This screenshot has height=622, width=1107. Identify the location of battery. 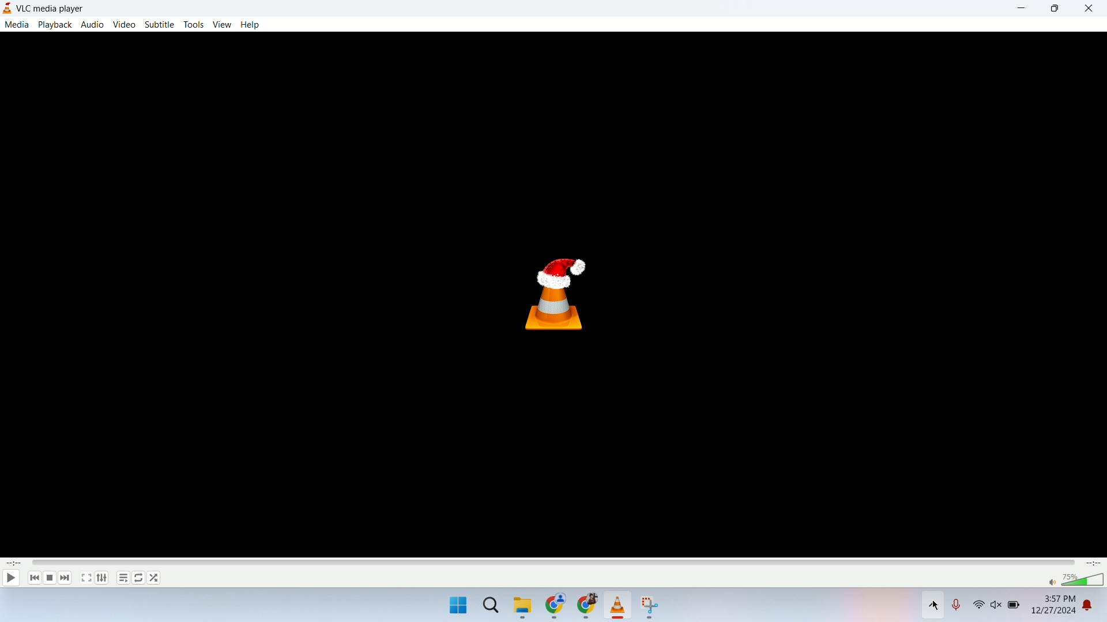
(1015, 609).